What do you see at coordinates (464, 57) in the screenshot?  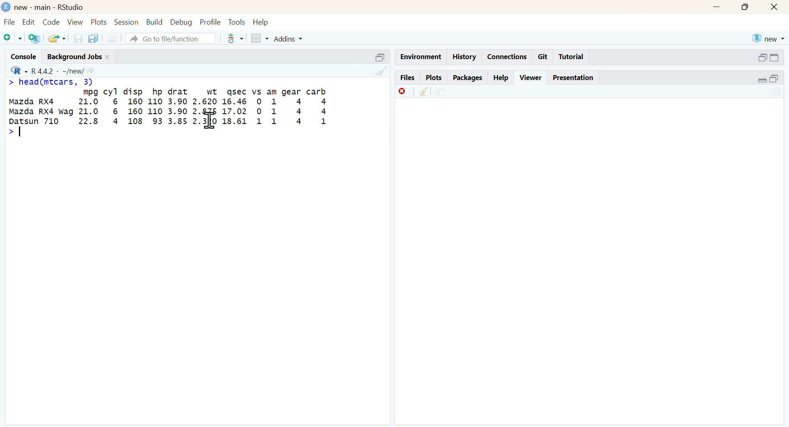 I see `History` at bounding box center [464, 57].